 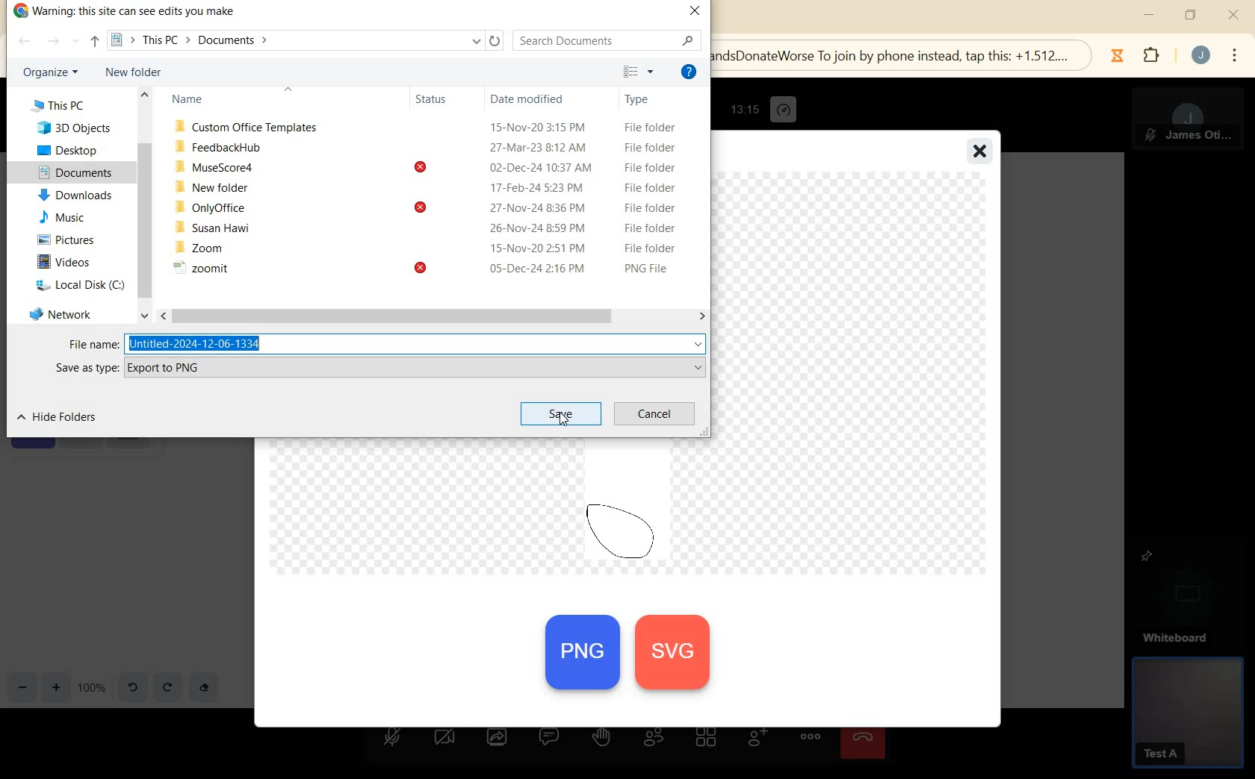 I want to click on SEARCH DOCUMENTS, so click(x=608, y=41).